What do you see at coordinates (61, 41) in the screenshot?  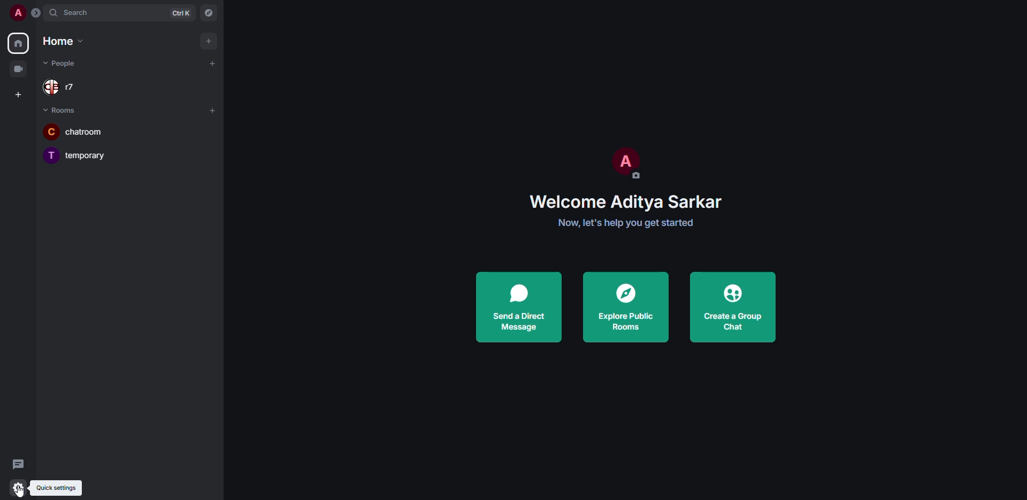 I see `home` at bounding box center [61, 41].